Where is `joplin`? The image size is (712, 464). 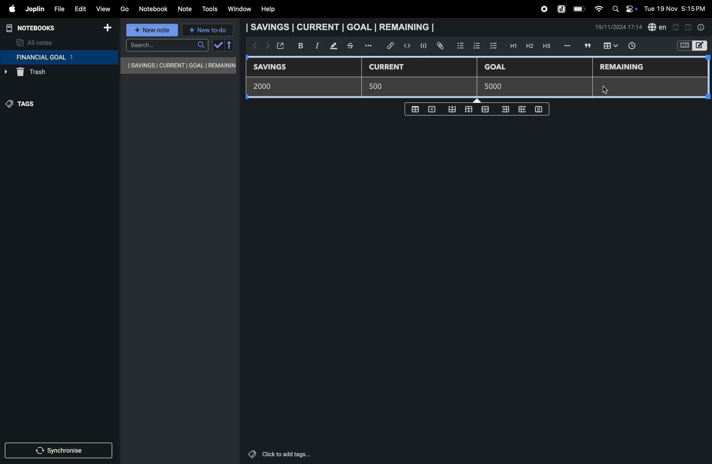
joplin is located at coordinates (562, 8).